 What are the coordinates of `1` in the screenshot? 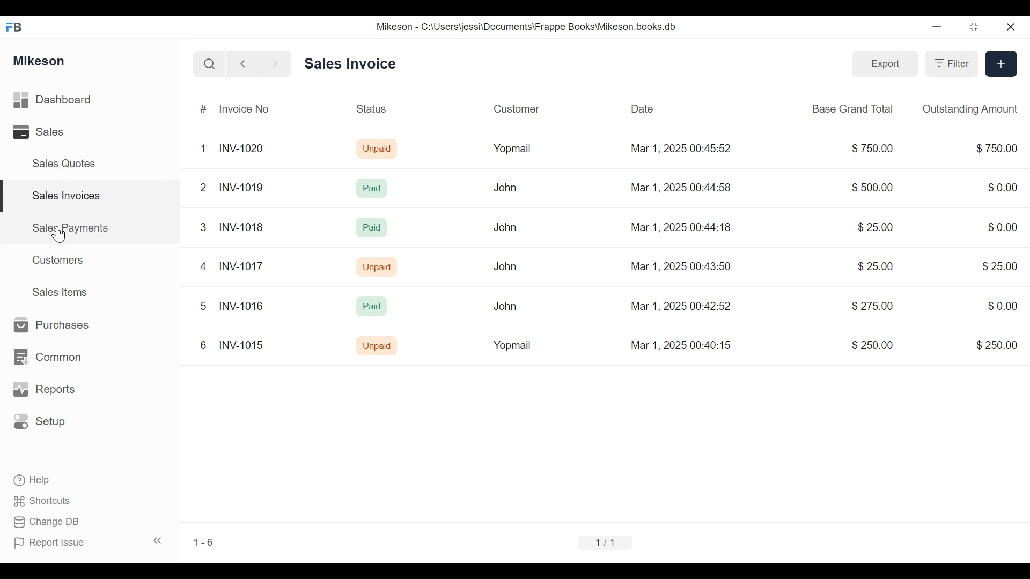 It's located at (203, 149).